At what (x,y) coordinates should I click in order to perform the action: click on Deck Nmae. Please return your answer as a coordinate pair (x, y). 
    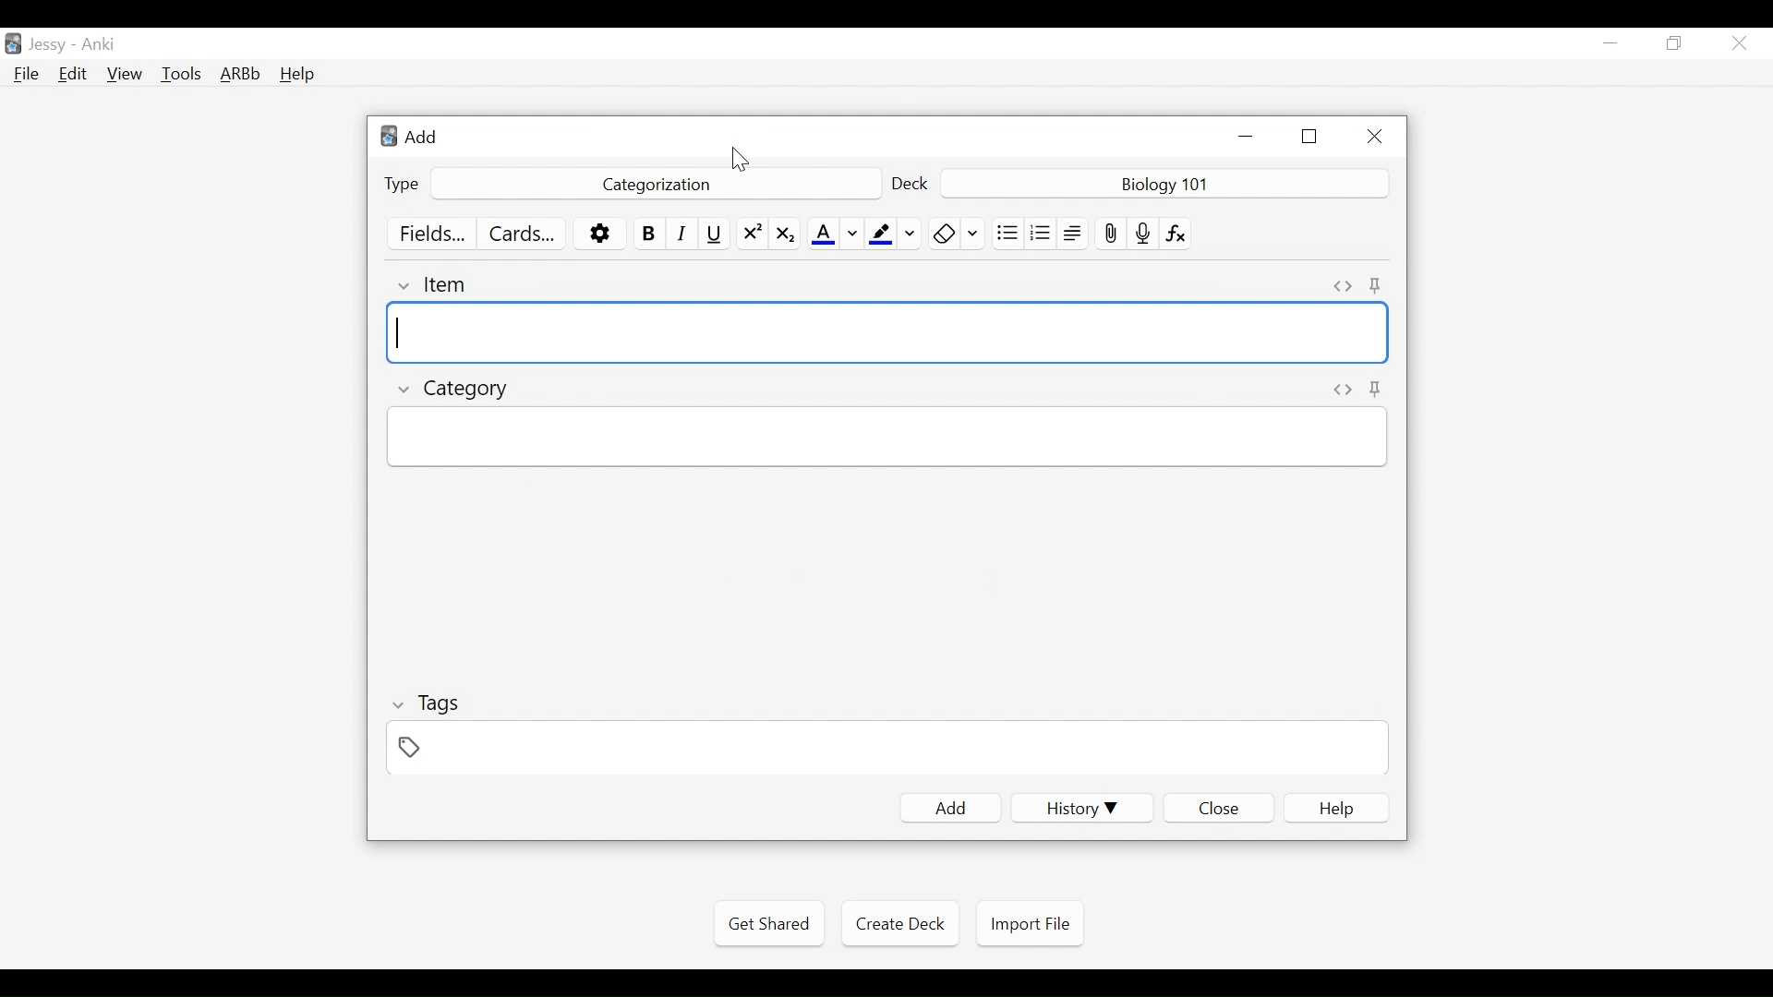
    Looking at the image, I should click on (1166, 185).